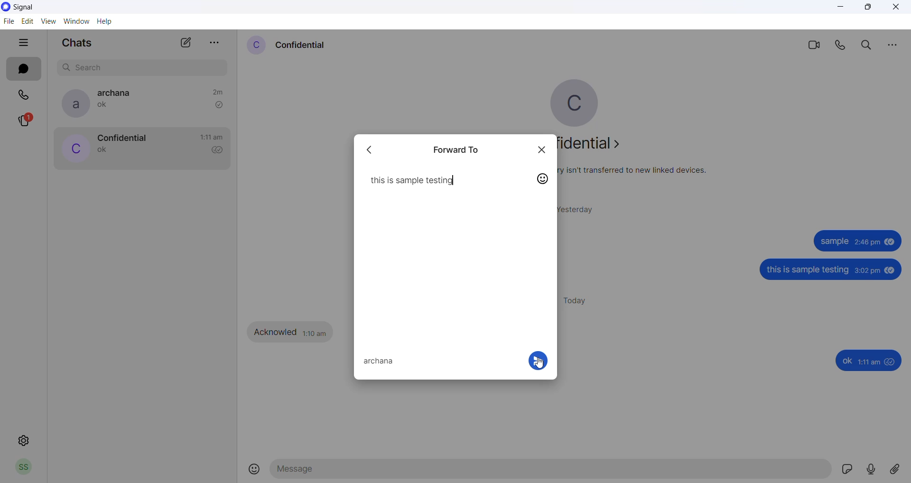 The height and width of the screenshot is (483, 911). What do you see at coordinates (896, 8) in the screenshot?
I see `close` at bounding box center [896, 8].